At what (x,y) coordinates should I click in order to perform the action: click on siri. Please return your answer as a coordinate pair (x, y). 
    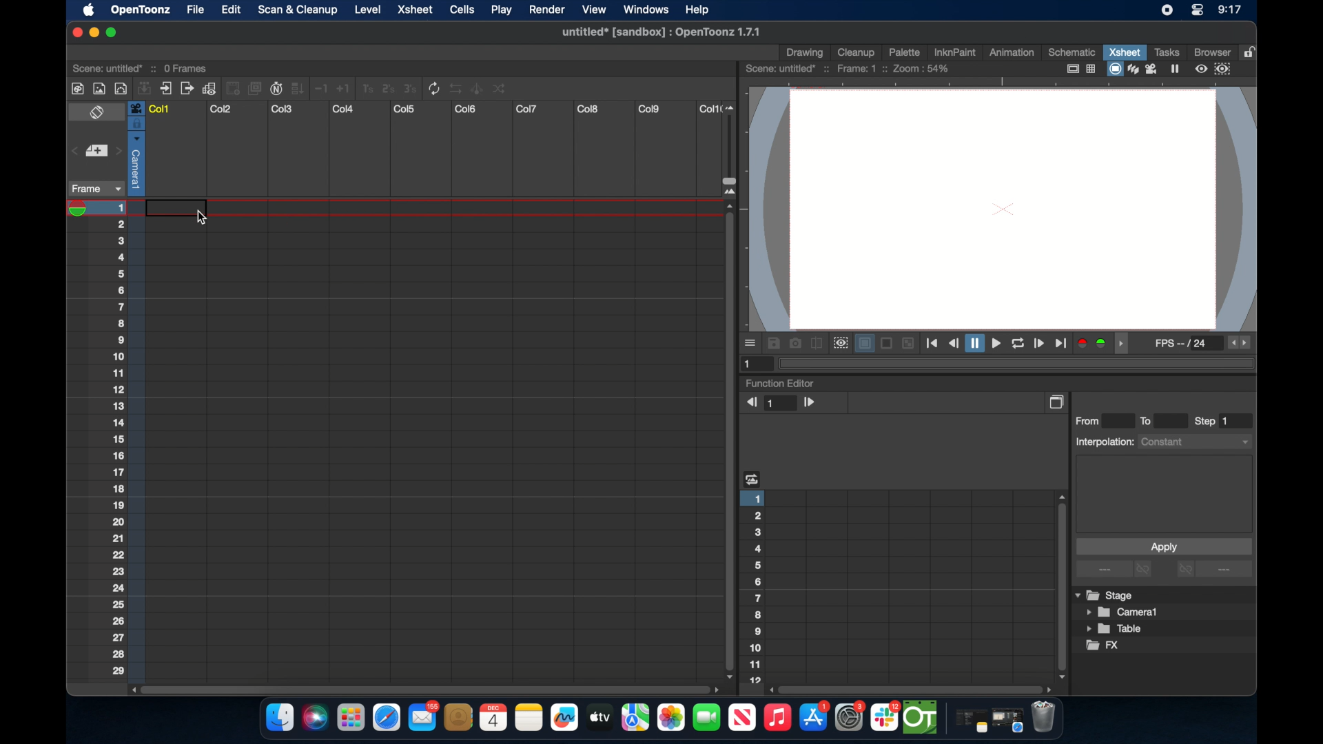
    Looking at the image, I should click on (314, 718).